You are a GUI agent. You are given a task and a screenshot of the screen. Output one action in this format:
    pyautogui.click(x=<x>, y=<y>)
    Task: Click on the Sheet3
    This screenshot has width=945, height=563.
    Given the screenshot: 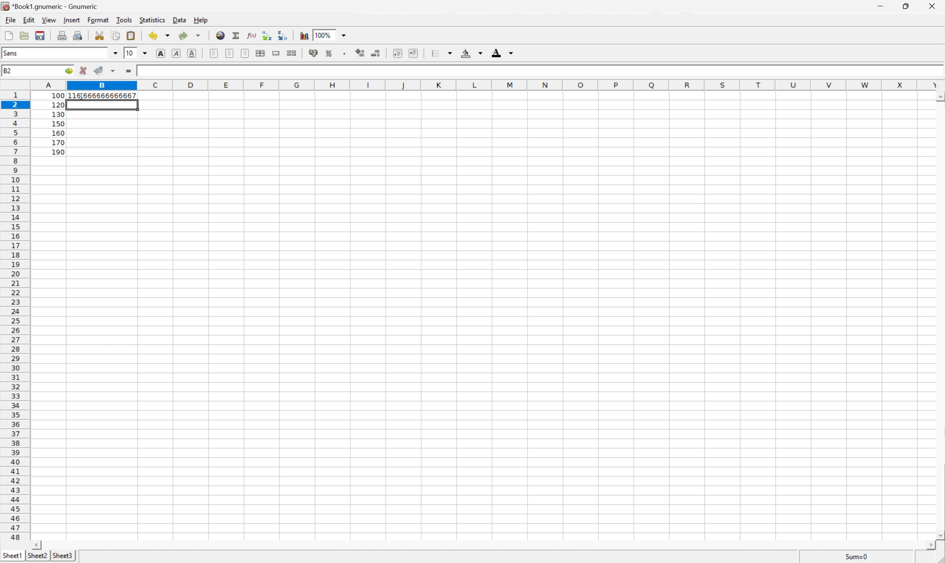 What is the action you would take?
    pyautogui.click(x=65, y=556)
    